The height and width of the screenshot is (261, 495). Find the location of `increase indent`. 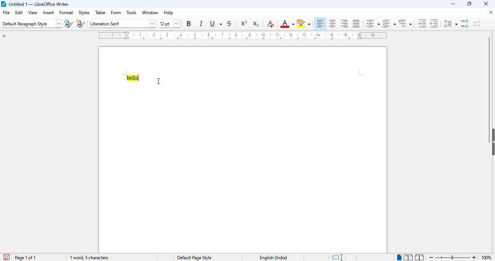

increase indent is located at coordinates (421, 23).